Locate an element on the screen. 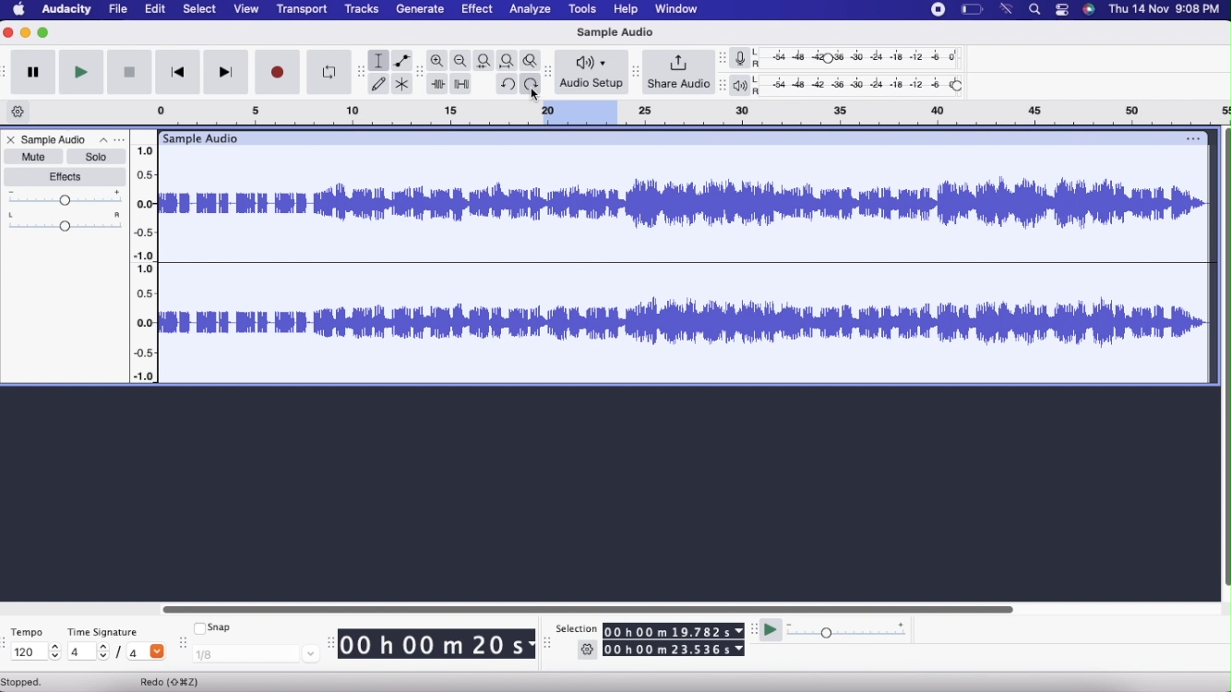 This screenshot has width=1231, height=692. Gain Slider is located at coordinates (65, 198).